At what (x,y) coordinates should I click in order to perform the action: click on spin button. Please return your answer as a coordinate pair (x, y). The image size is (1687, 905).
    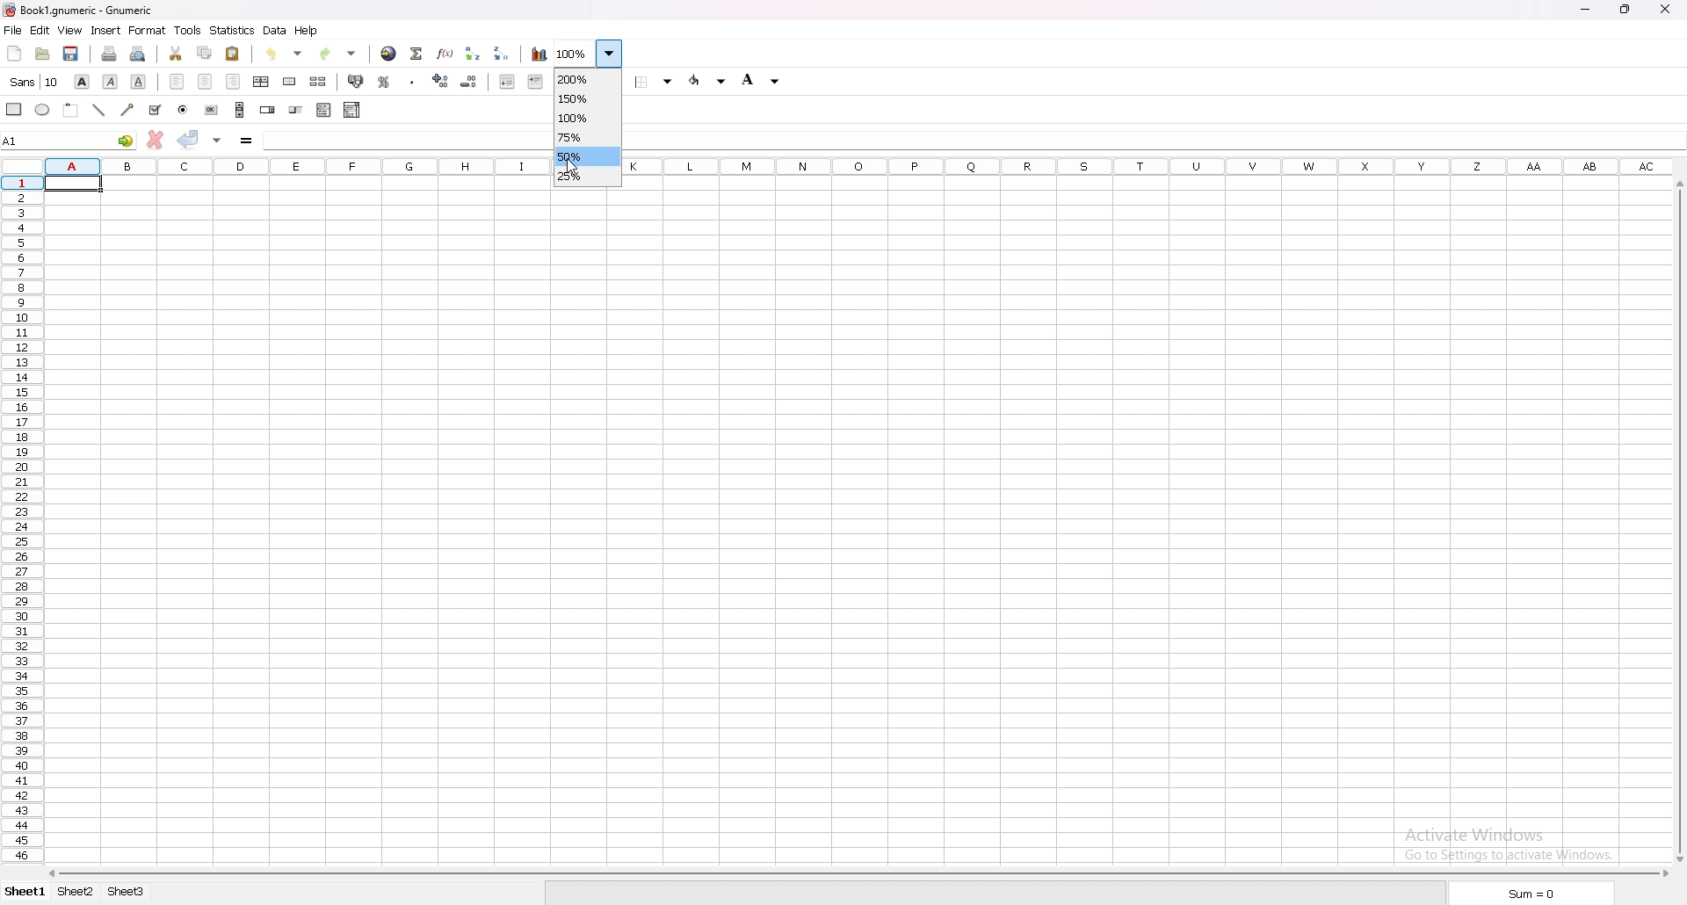
    Looking at the image, I should click on (266, 110).